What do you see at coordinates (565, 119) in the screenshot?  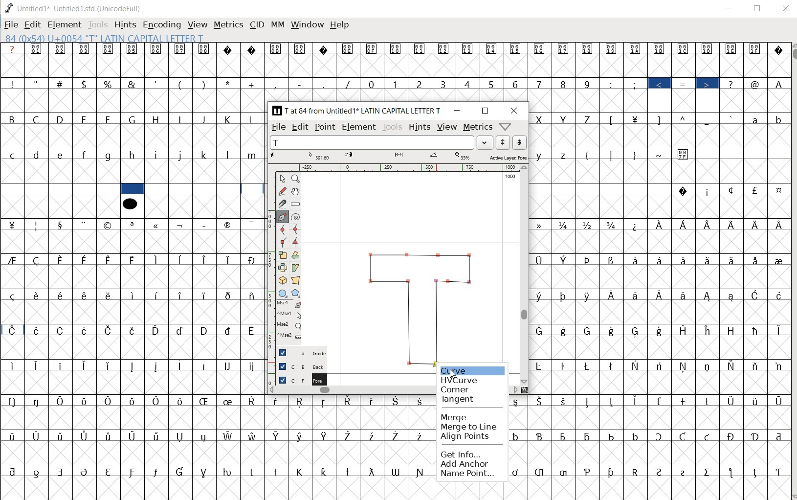 I see `Y` at bounding box center [565, 119].